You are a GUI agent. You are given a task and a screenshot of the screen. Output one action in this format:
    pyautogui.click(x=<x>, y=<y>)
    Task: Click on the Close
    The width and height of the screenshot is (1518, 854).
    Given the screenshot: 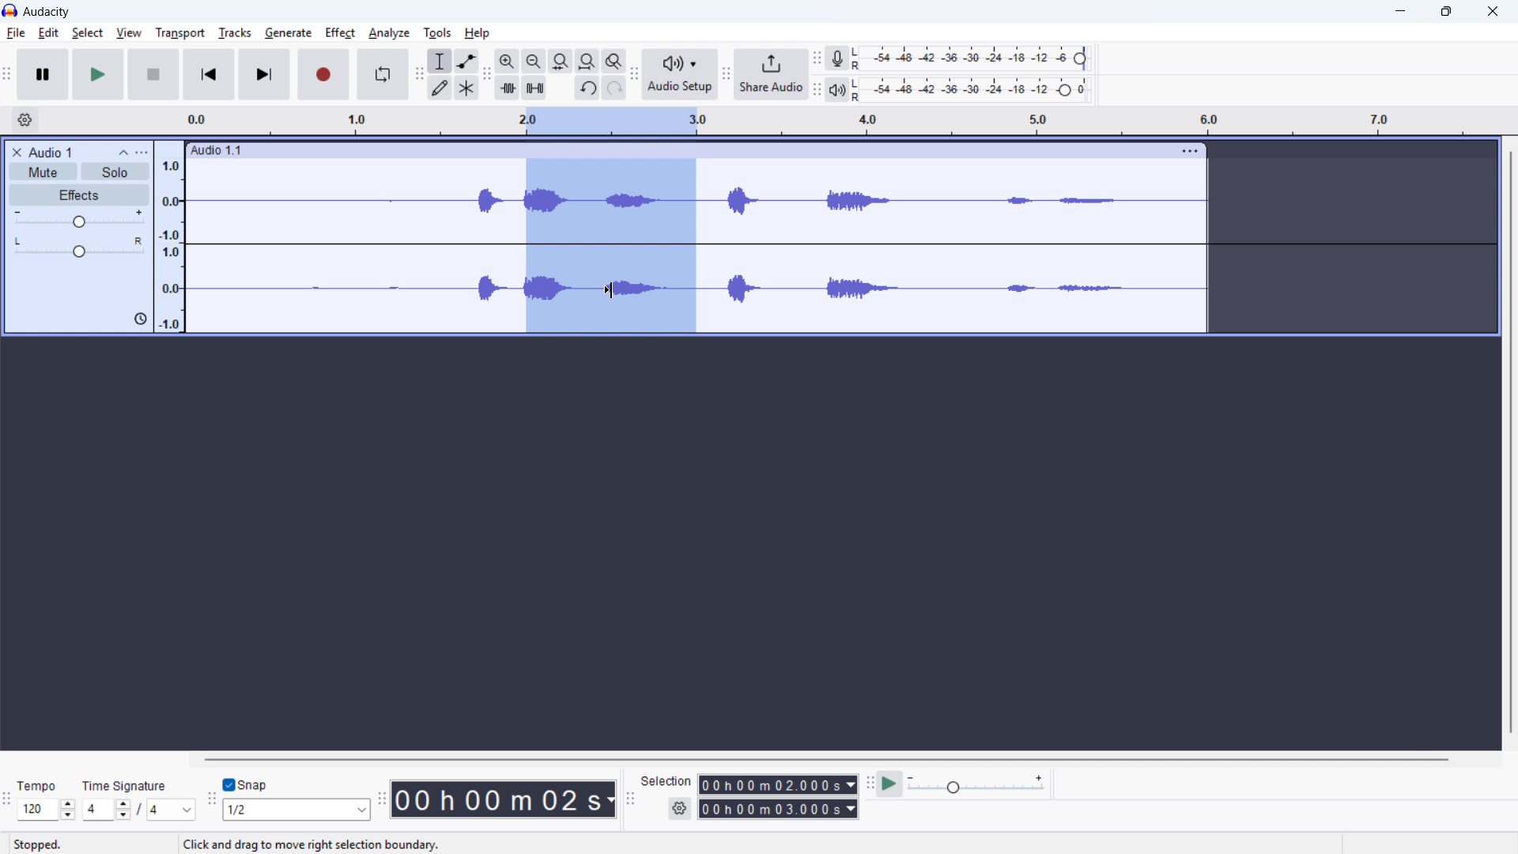 What is the action you would take?
    pyautogui.click(x=1491, y=11)
    